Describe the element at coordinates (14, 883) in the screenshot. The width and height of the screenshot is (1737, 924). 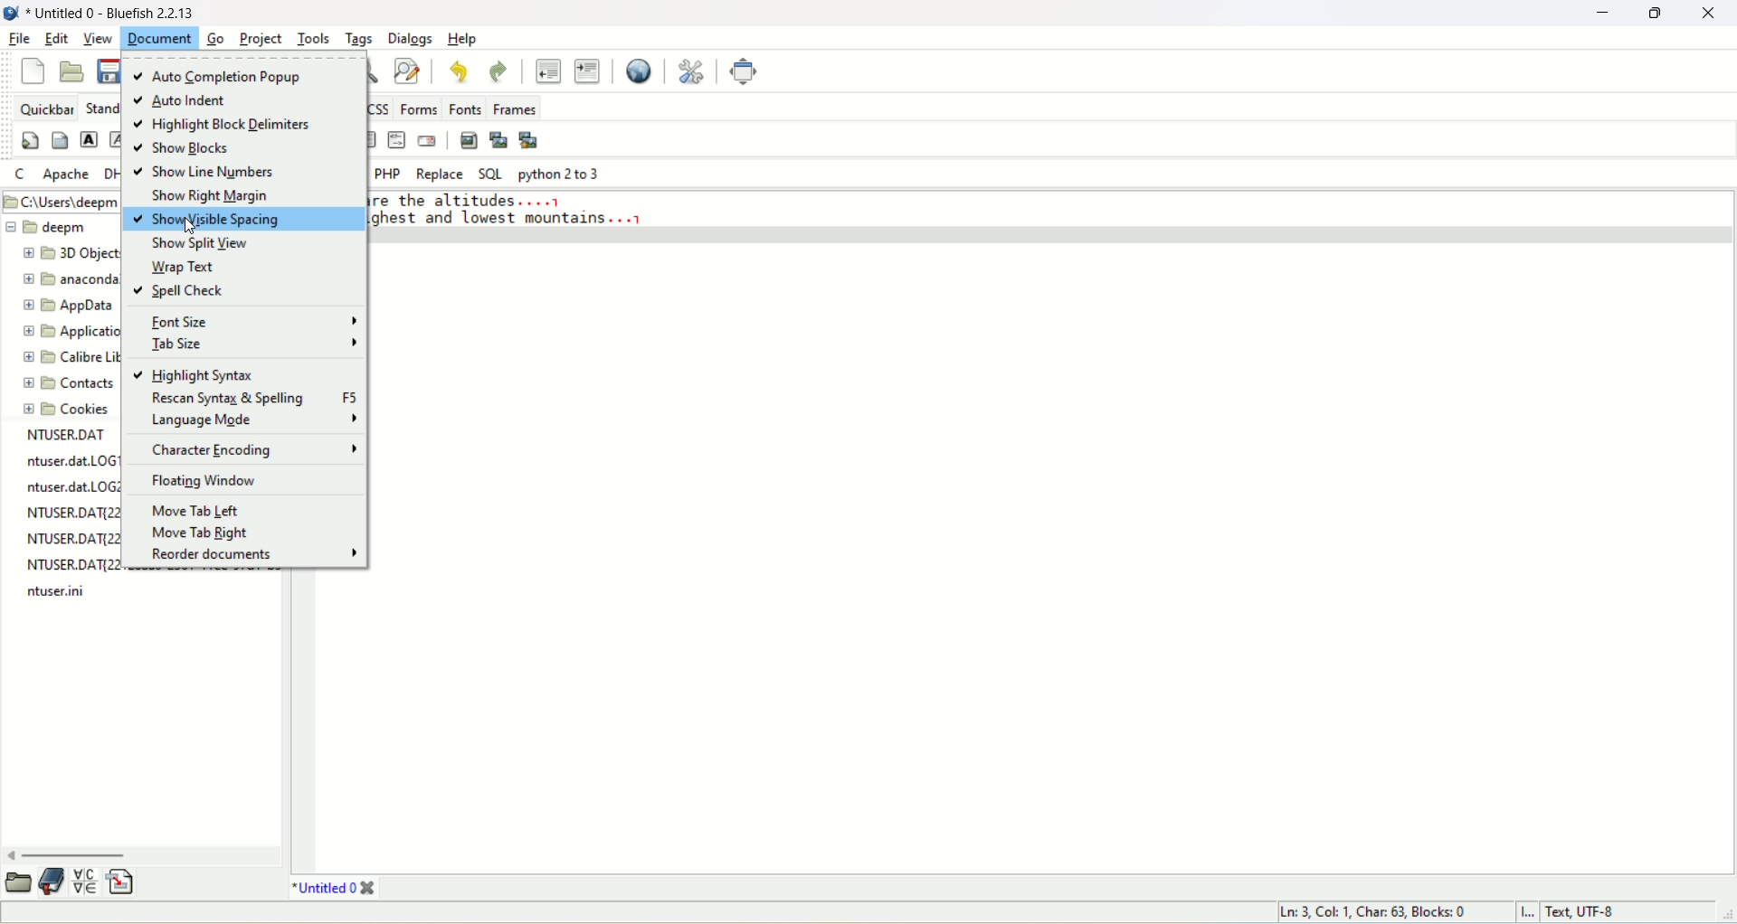
I see `open` at that location.